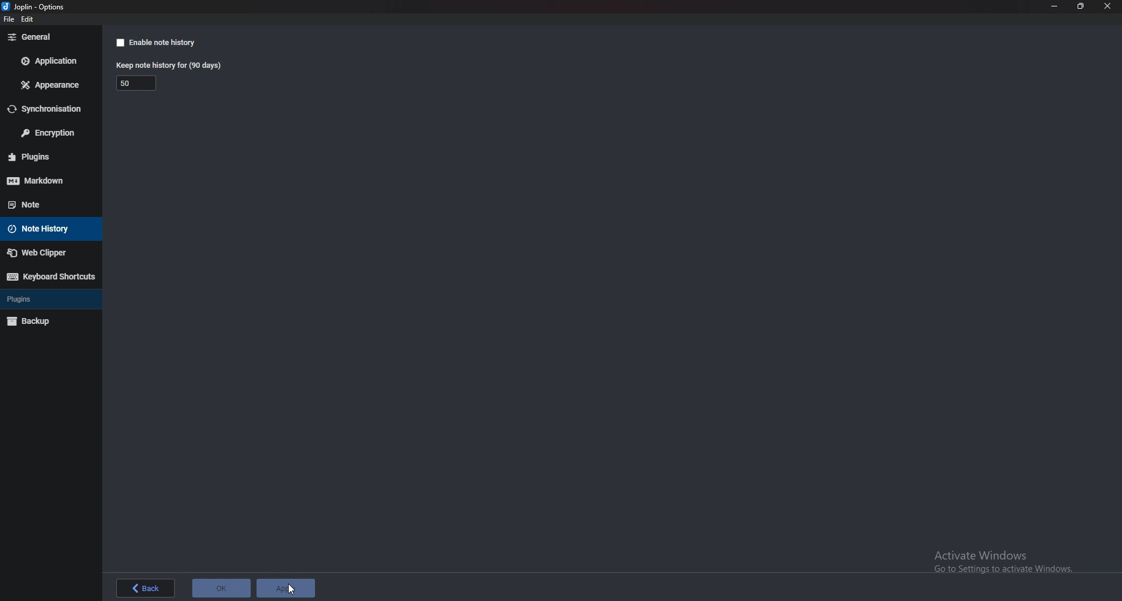 This screenshot has height=601, width=1122. Describe the element at coordinates (46, 253) in the screenshot. I see `Web Clipper` at that location.